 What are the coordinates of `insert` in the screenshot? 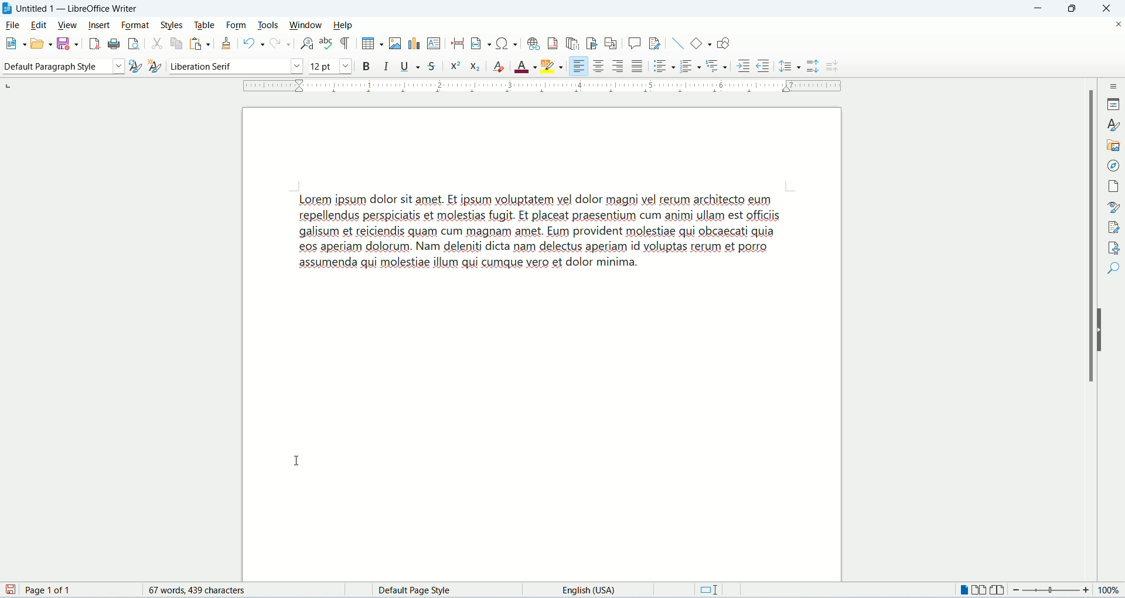 It's located at (100, 25).